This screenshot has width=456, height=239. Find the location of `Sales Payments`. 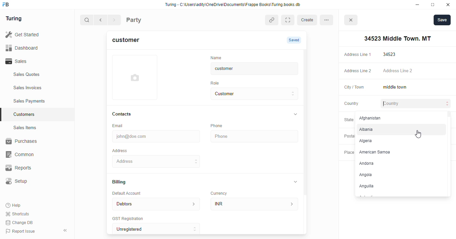

Sales Payments is located at coordinates (39, 101).